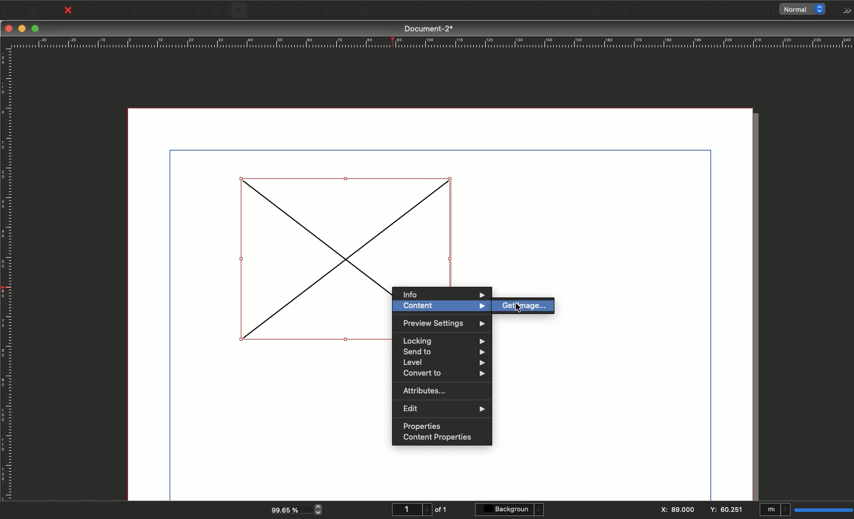  I want to click on Freehand line, so click(432, 11).